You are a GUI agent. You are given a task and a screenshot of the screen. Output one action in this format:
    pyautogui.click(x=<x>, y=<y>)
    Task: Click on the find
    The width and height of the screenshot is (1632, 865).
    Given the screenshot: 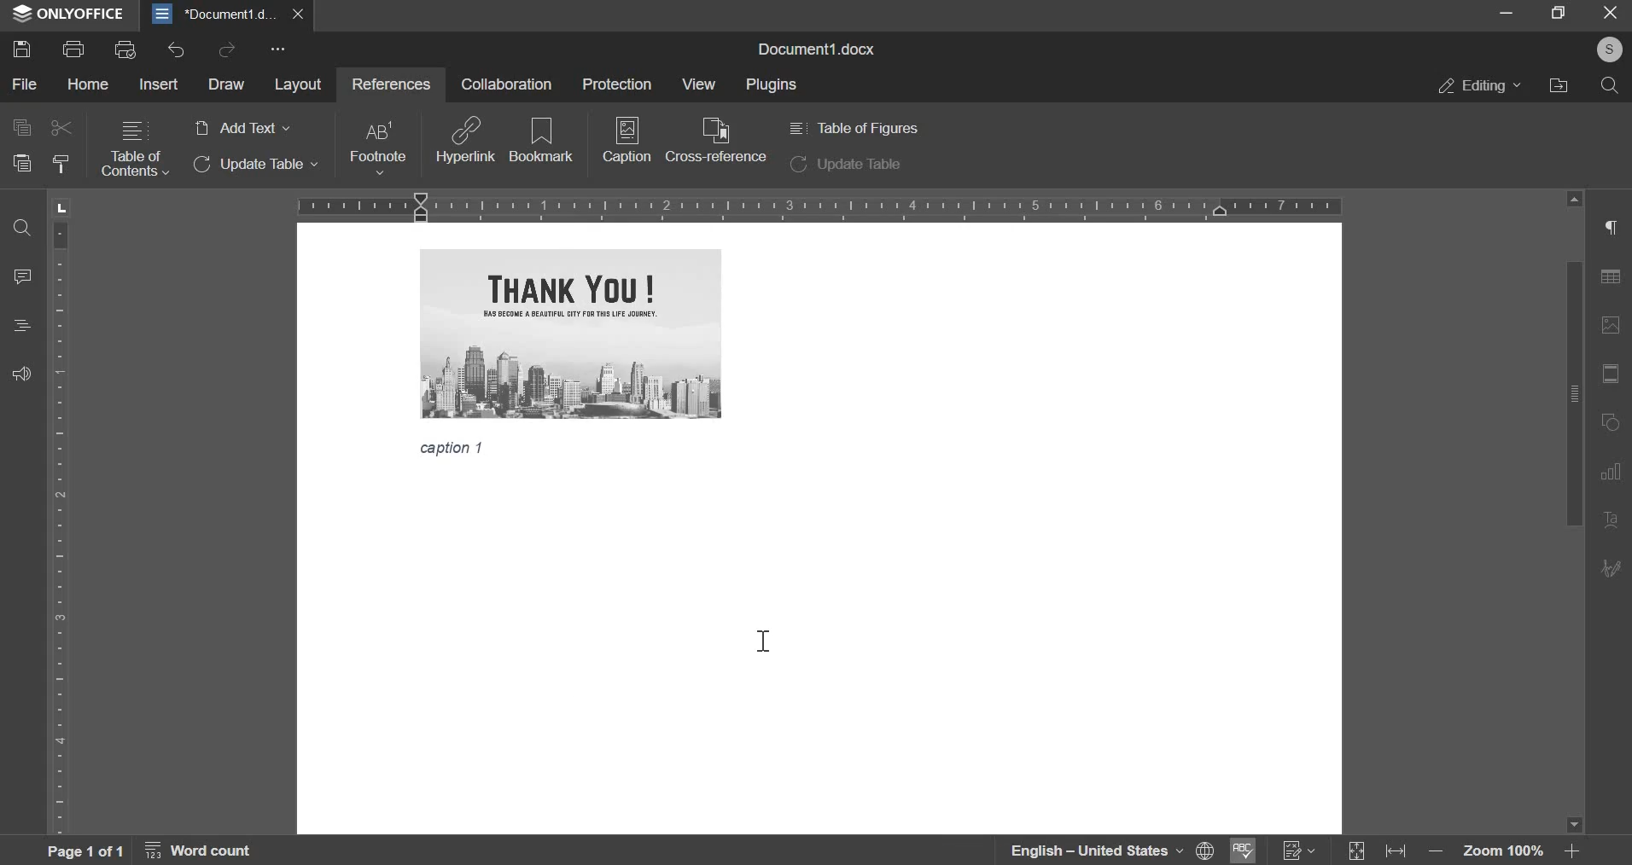 What is the action you would take?
    pyautogui.click(x=21, y=229)
    